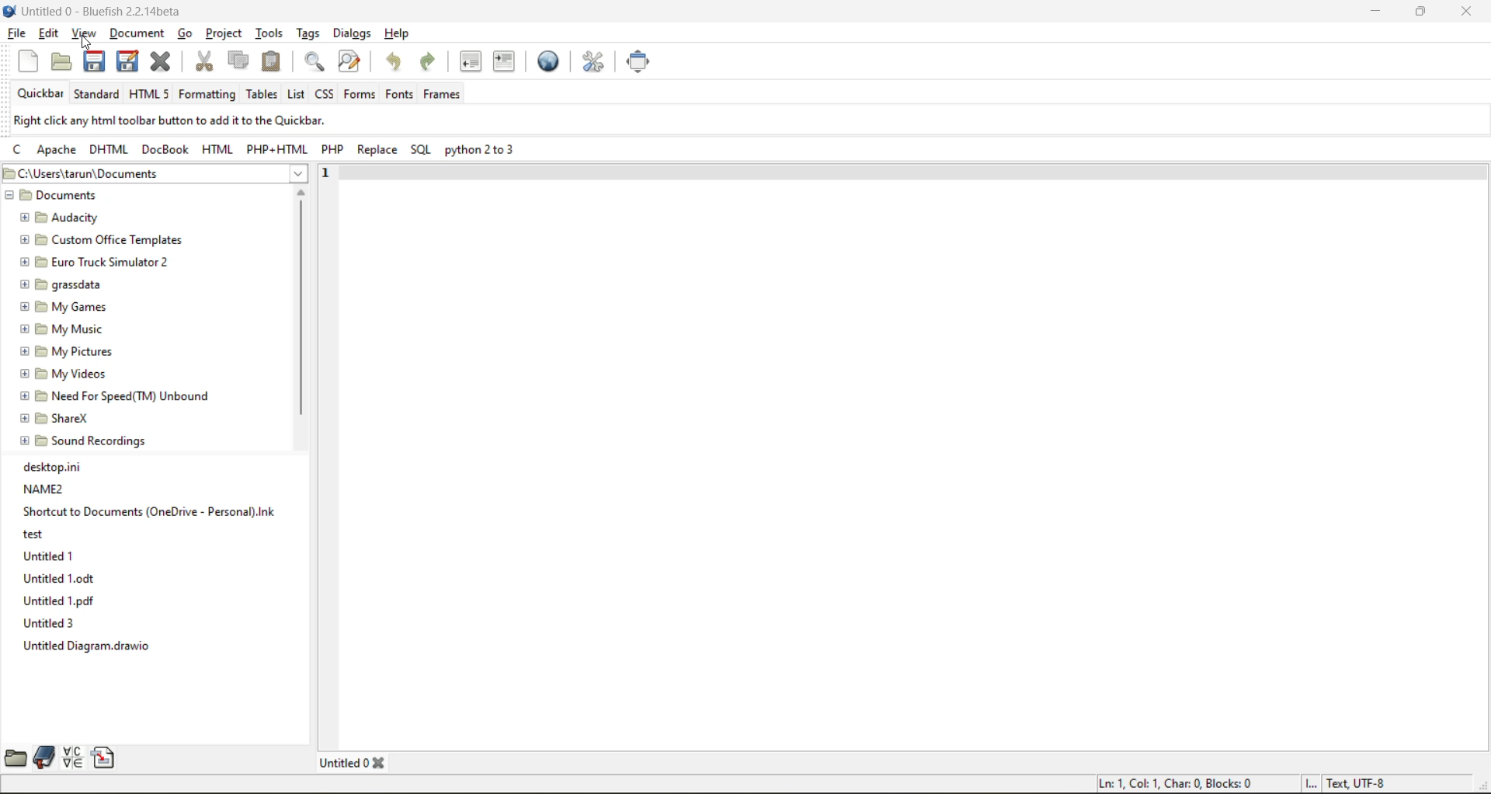 Image resolution: width=1491 pixels, height=794 pixels. Describe the element at coordinates (60, 285) in the screenshot. I see `grassdata` at that location.